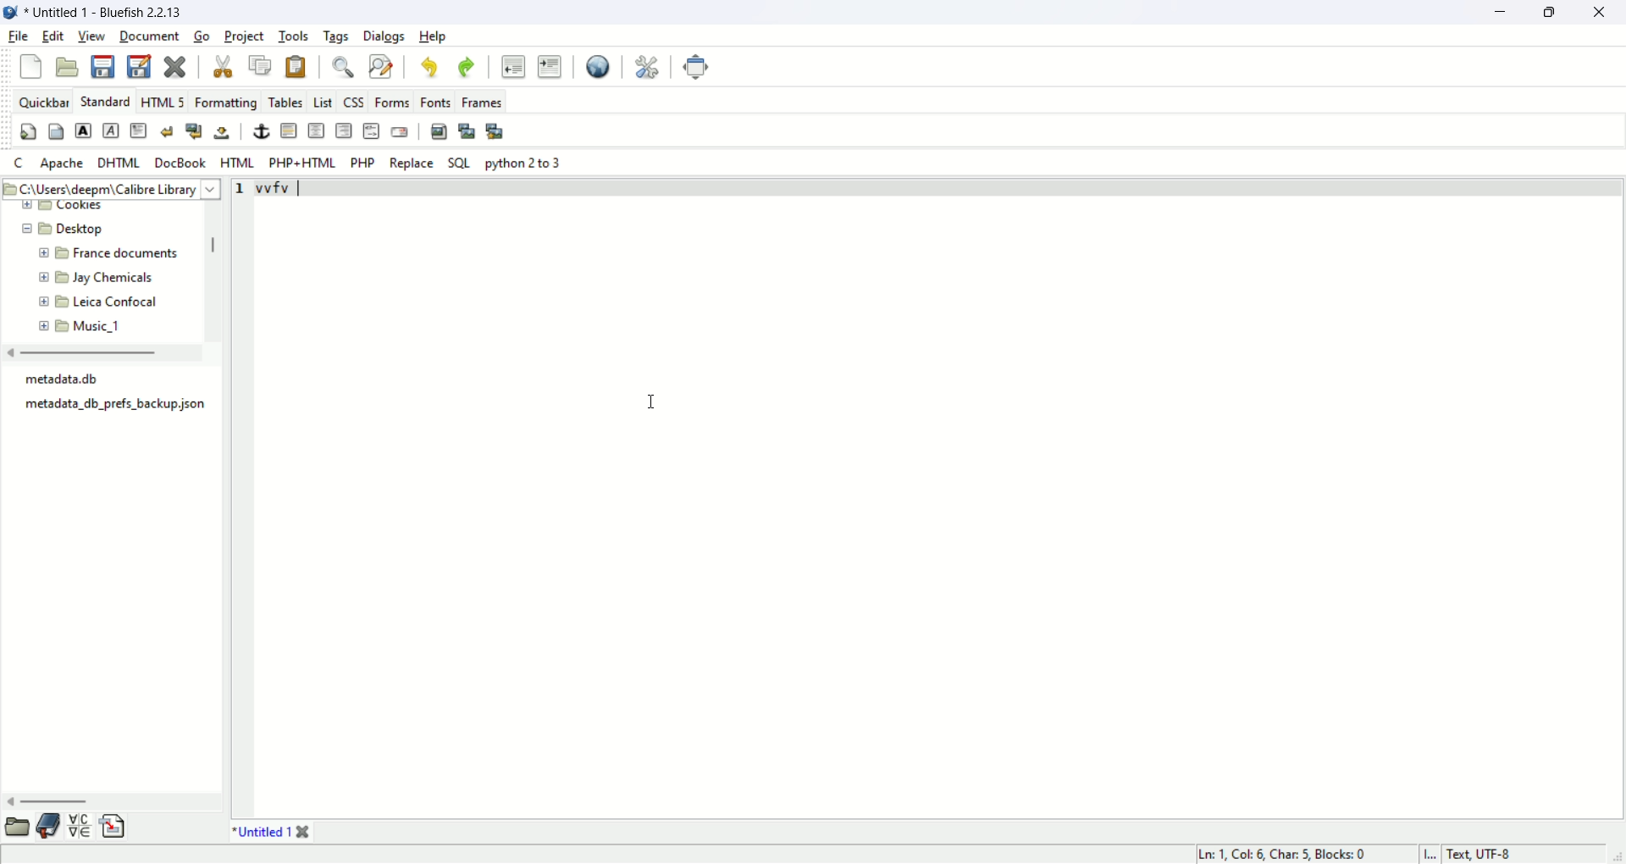  Describe the element at coordinates (237, 162) in the screenshot. I see `html` at that location.